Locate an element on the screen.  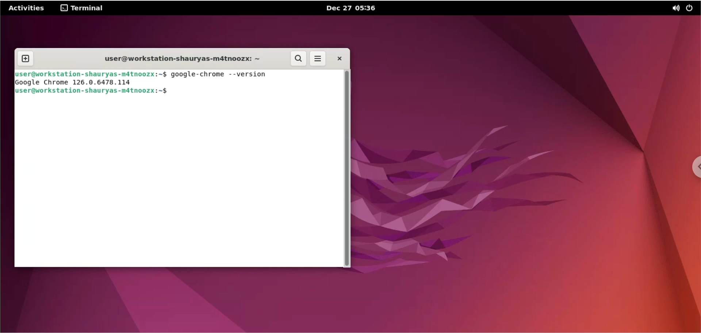
Close is located at coordinates (339, 59).